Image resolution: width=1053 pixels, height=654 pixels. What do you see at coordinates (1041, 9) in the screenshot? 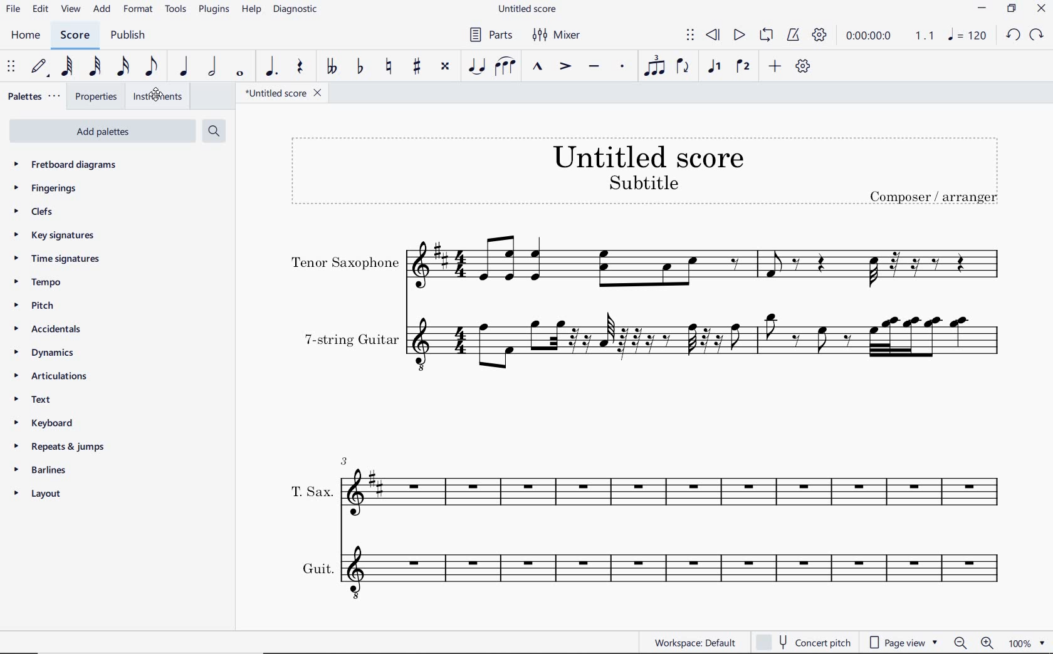
I see `CLOSE` at bounding box center [1041, 9].